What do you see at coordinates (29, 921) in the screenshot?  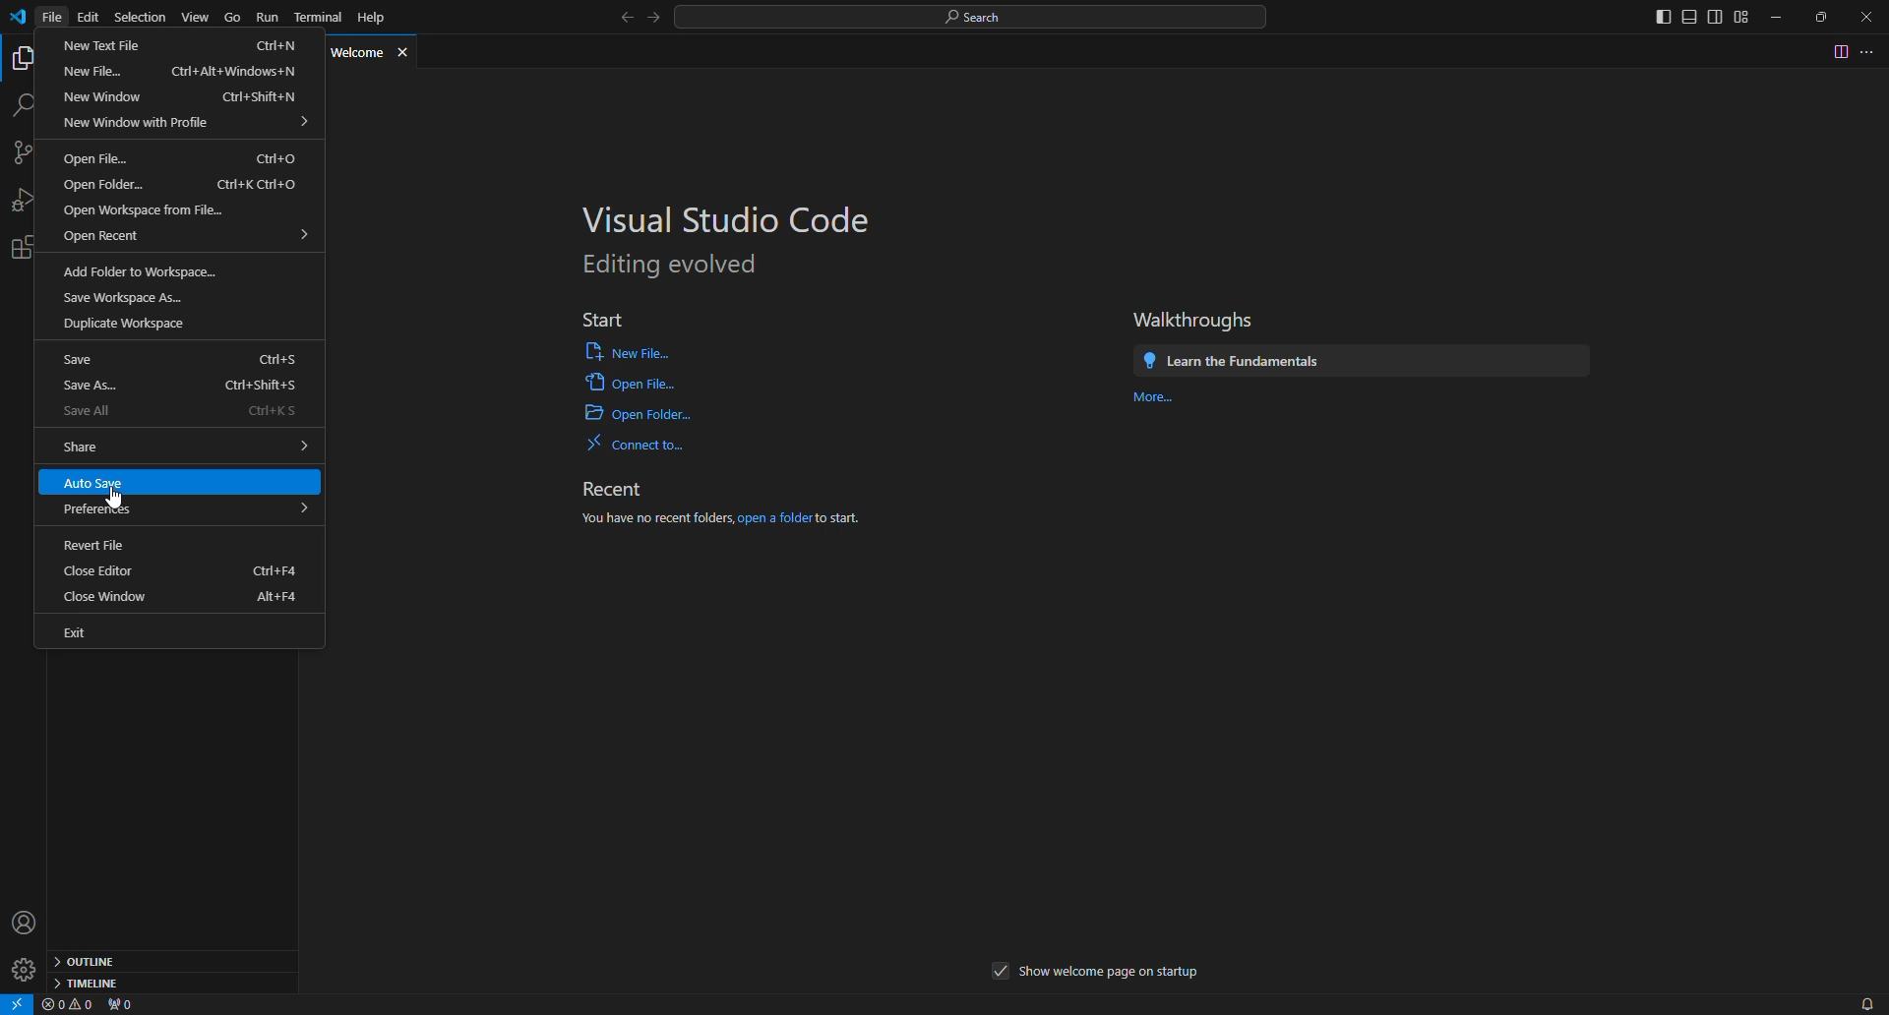 I see `accounts` at bounding box center [29, 921].